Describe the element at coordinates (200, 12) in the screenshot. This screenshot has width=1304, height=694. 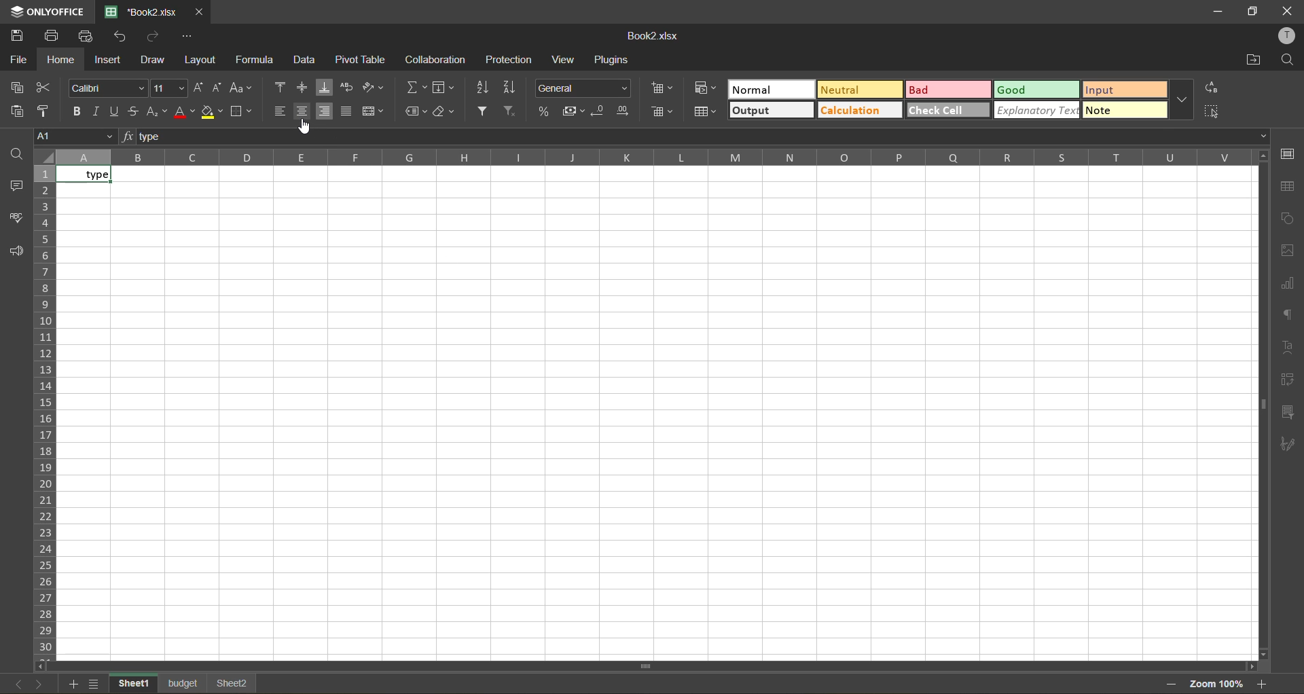
I see `close tab` at that location.